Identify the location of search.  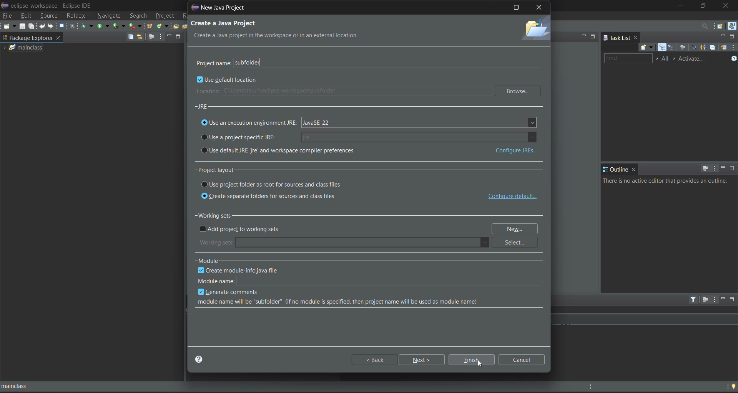
(138, 16).